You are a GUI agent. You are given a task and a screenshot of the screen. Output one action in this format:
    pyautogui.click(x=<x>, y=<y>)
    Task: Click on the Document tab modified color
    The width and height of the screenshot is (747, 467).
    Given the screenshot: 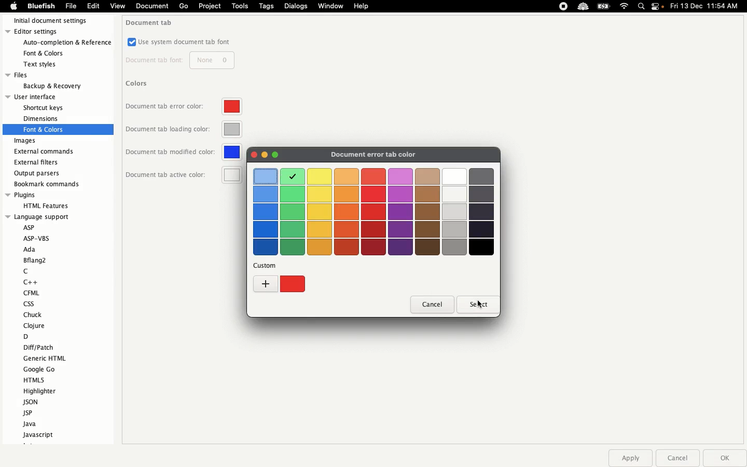 What is the action you would take?
    pyautogui.click(x=184, y=152)
    